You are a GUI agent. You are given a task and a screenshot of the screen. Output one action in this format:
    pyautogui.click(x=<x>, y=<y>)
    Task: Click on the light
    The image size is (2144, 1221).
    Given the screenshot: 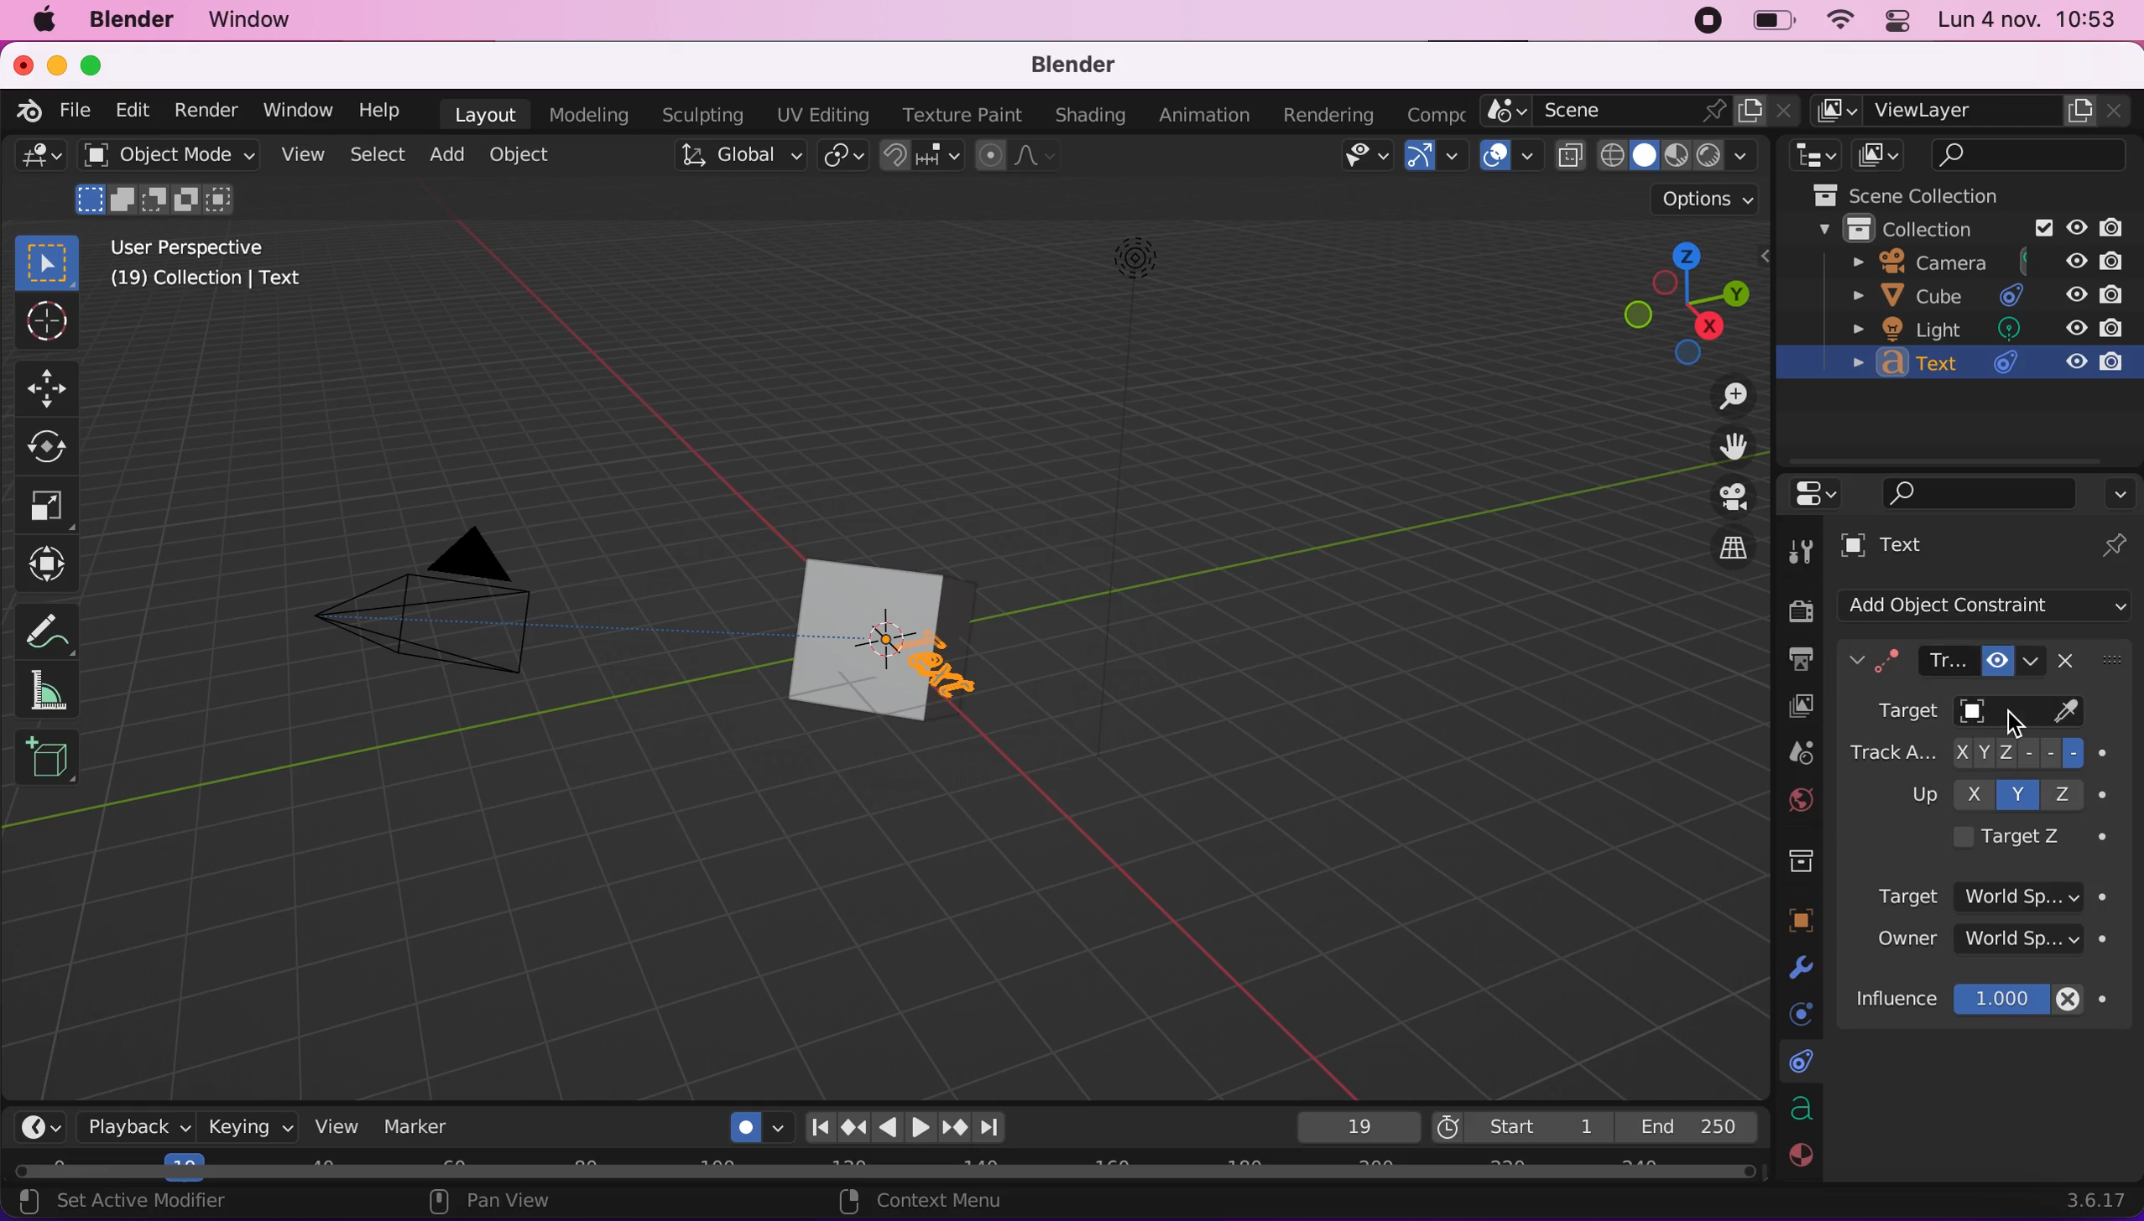 What is the action you would take?
    pyautogui.click(x=1991, y=327)
    